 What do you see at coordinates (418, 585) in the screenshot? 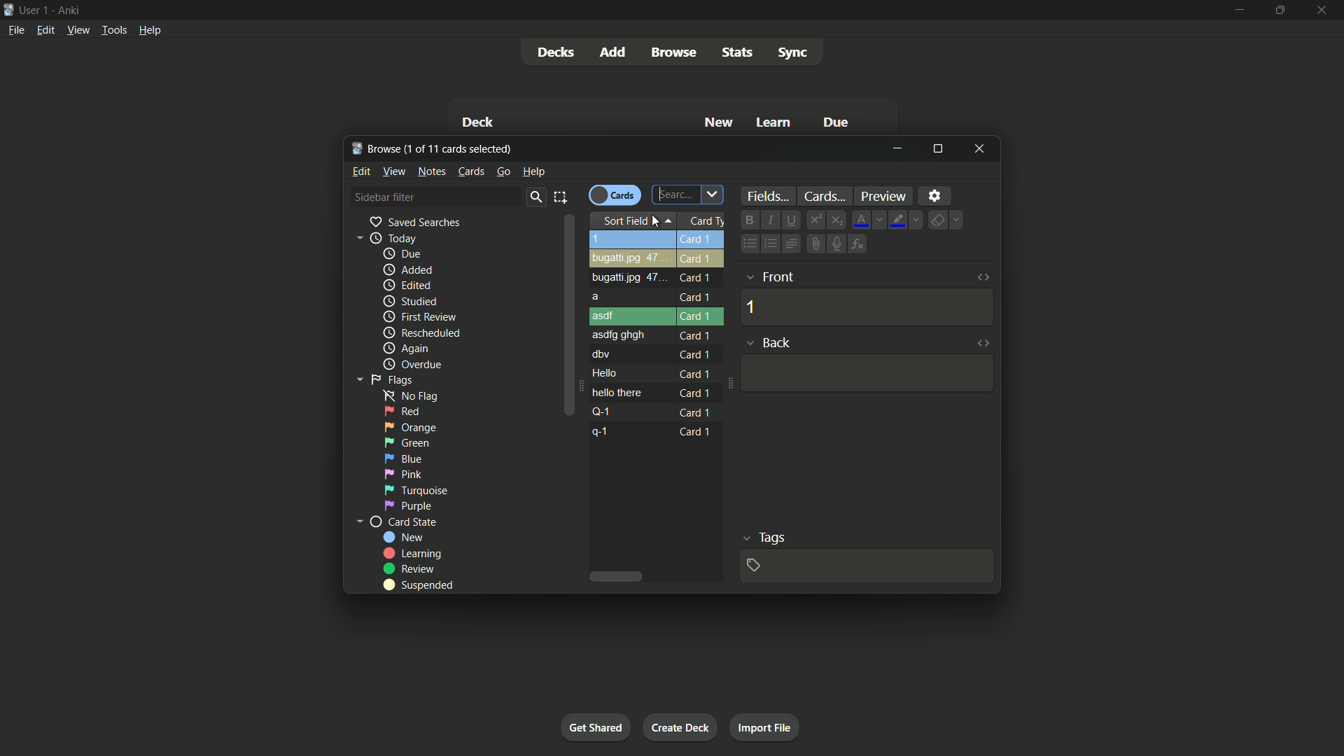
I see `suspended` at bounding box center [418, 585].